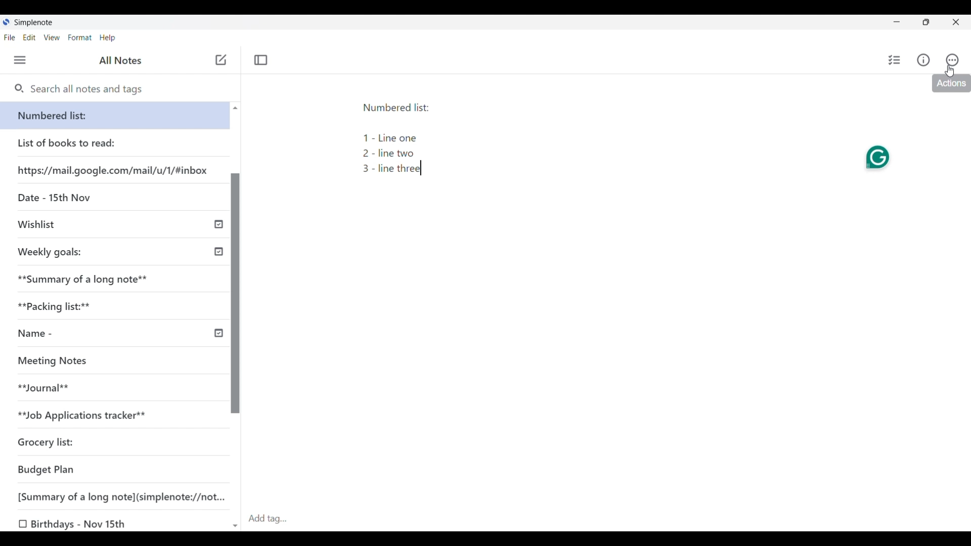 This screenshot has width=971, height=546. Describe the element at coordinates (894, 60) in the screenshot. I see `Insert checklist` at that location.